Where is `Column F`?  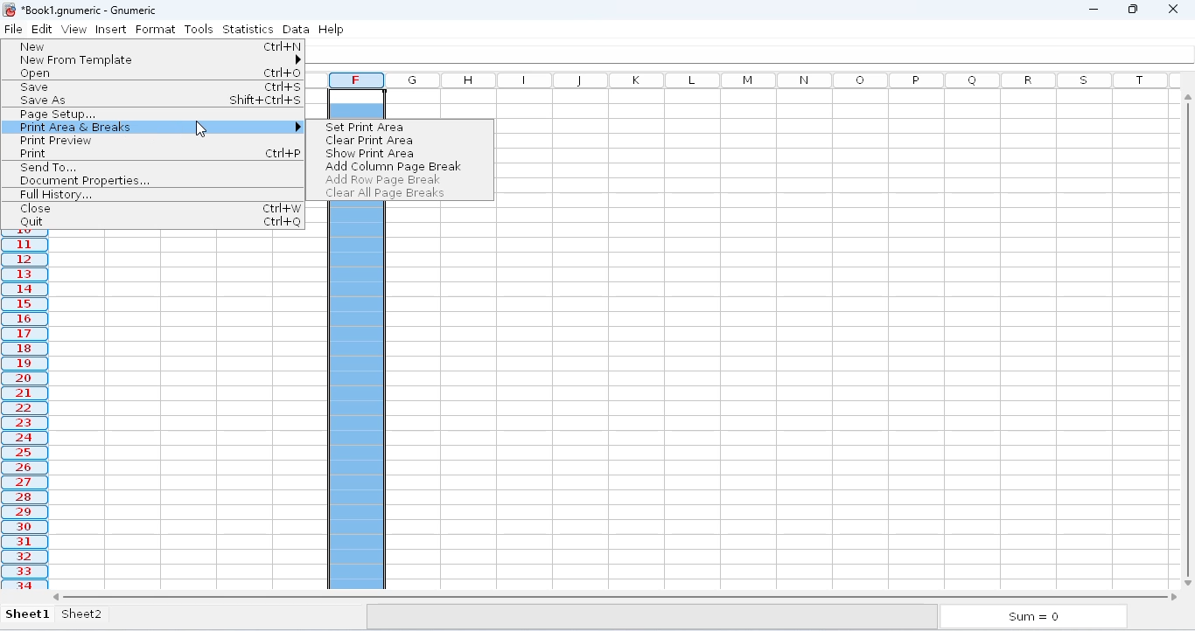 Column F is located at coordinates (357, 80).